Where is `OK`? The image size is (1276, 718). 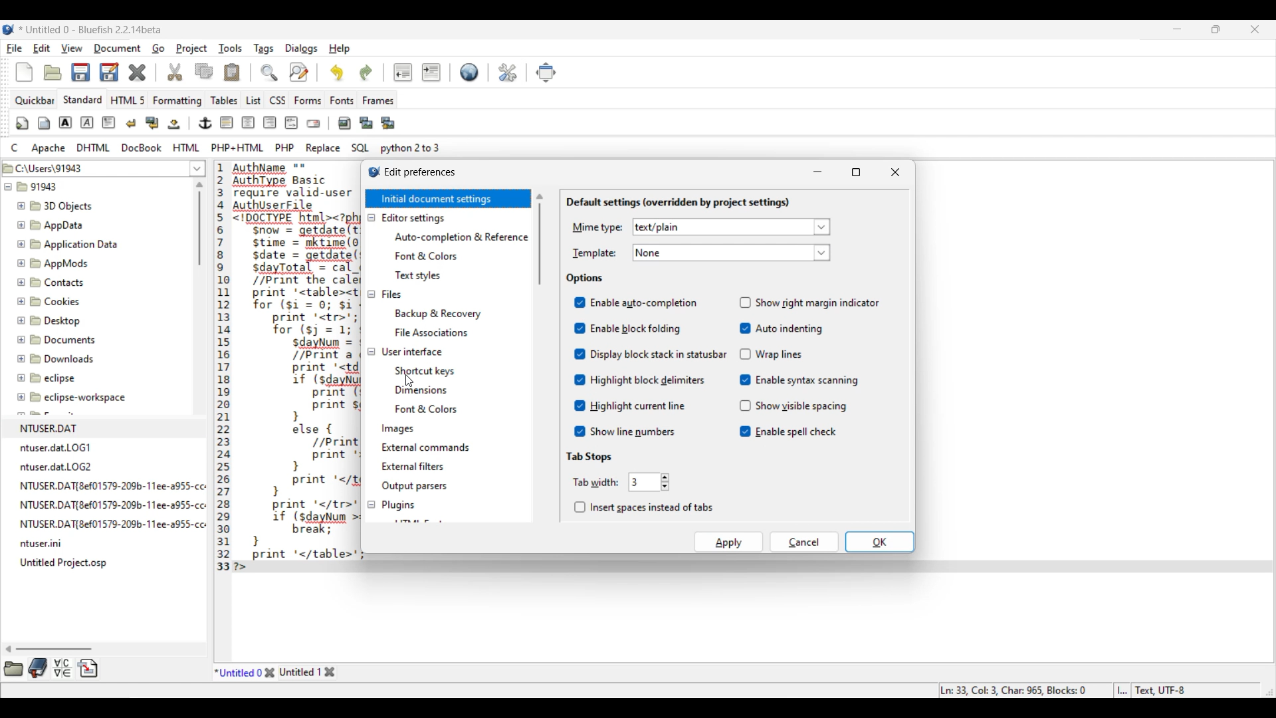 OK is located at coordinates (879, 542).